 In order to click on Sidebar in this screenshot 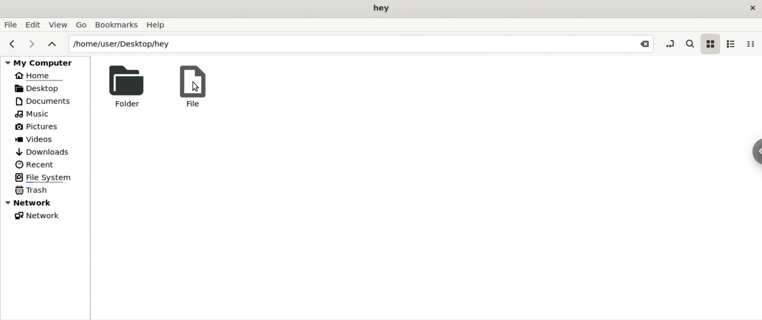, I will do `click(754, 159)`.